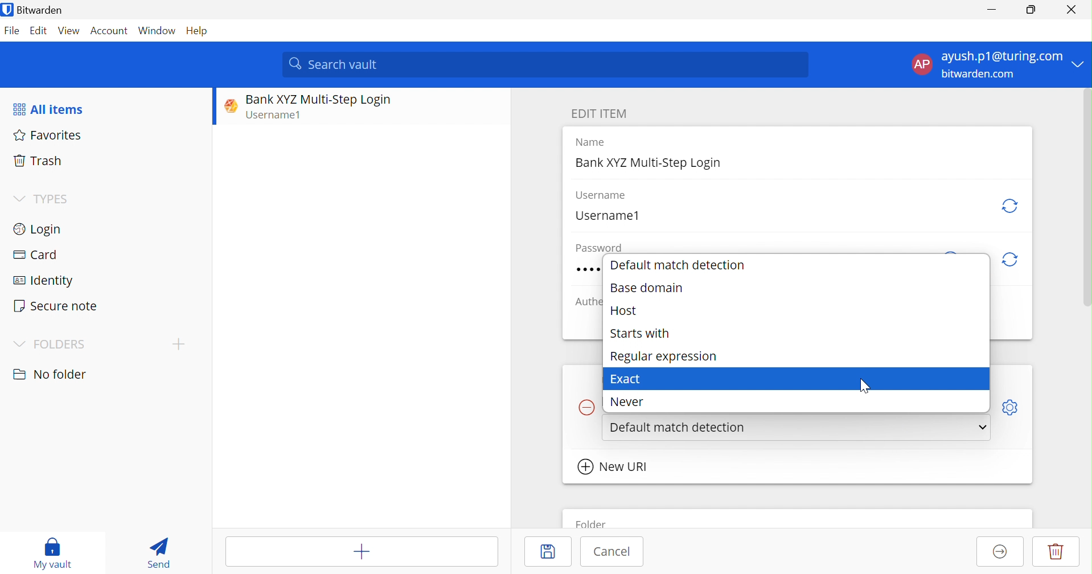 The height and width of the screenshot is (574, 1092). Describe the element at coordinates (1012, 260) in the screenshot. I see `Regenerate password` at that location.